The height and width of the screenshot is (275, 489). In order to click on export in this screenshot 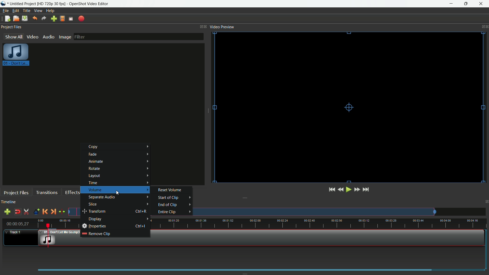, I will do `click(81, 19)`.